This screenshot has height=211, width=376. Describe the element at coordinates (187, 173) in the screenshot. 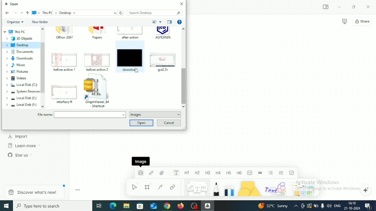

I see `Heading 1` at that location.